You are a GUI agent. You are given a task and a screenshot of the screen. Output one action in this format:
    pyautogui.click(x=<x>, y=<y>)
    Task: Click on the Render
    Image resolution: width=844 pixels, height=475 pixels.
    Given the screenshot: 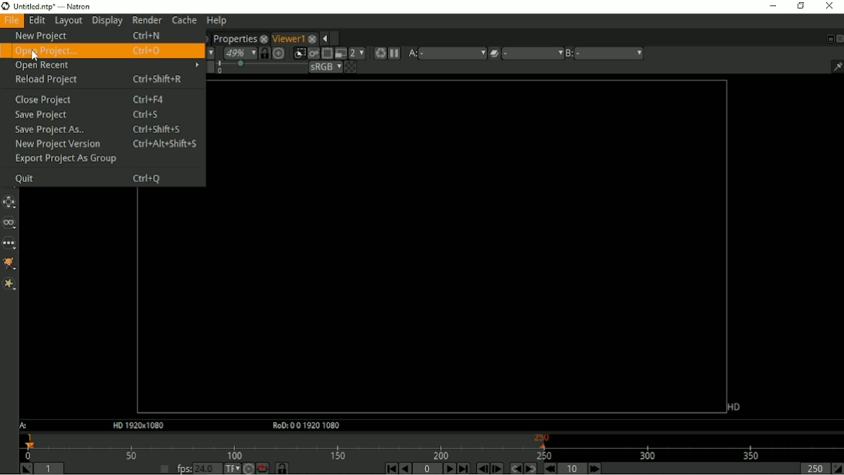 What is the action you would take?
    pyautogui.click(x=379, y=53)
    